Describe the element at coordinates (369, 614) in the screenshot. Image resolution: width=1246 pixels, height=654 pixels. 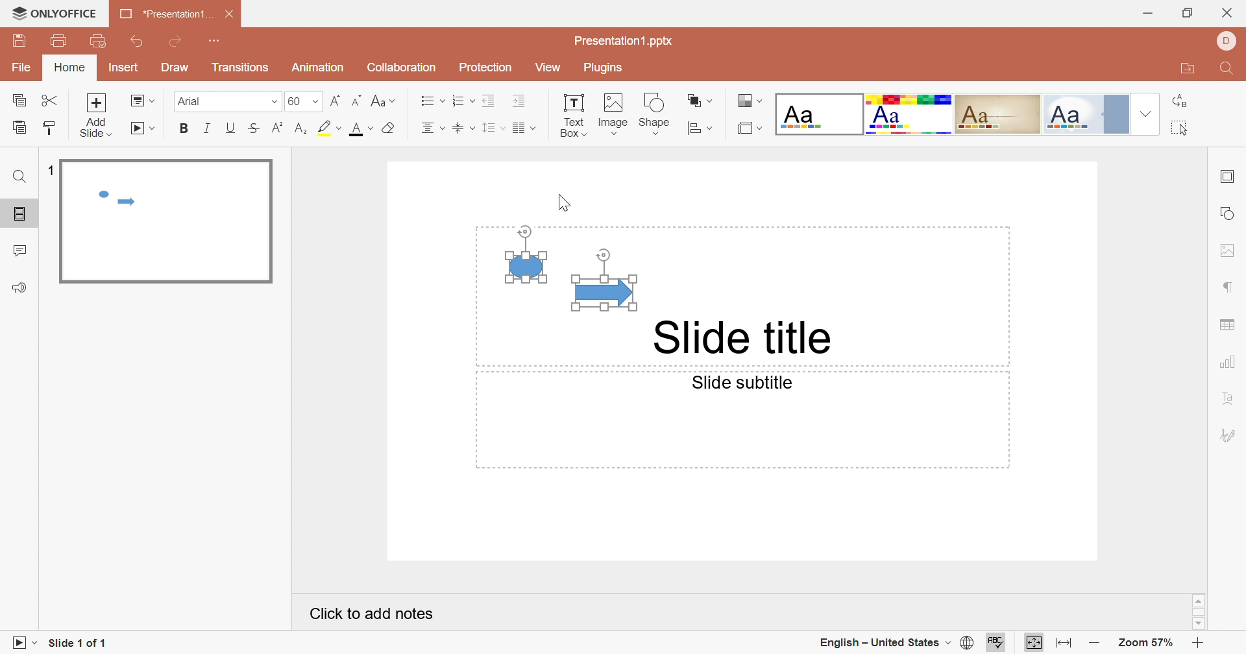
I see `Click to add notes` at that location.